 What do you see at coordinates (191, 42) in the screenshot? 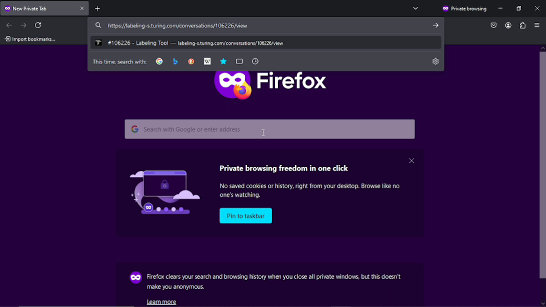
I see `#106226 - Labeling Tool --labeling-s.turing.com/conversations/106226/view` at bounding box center [191, 42].